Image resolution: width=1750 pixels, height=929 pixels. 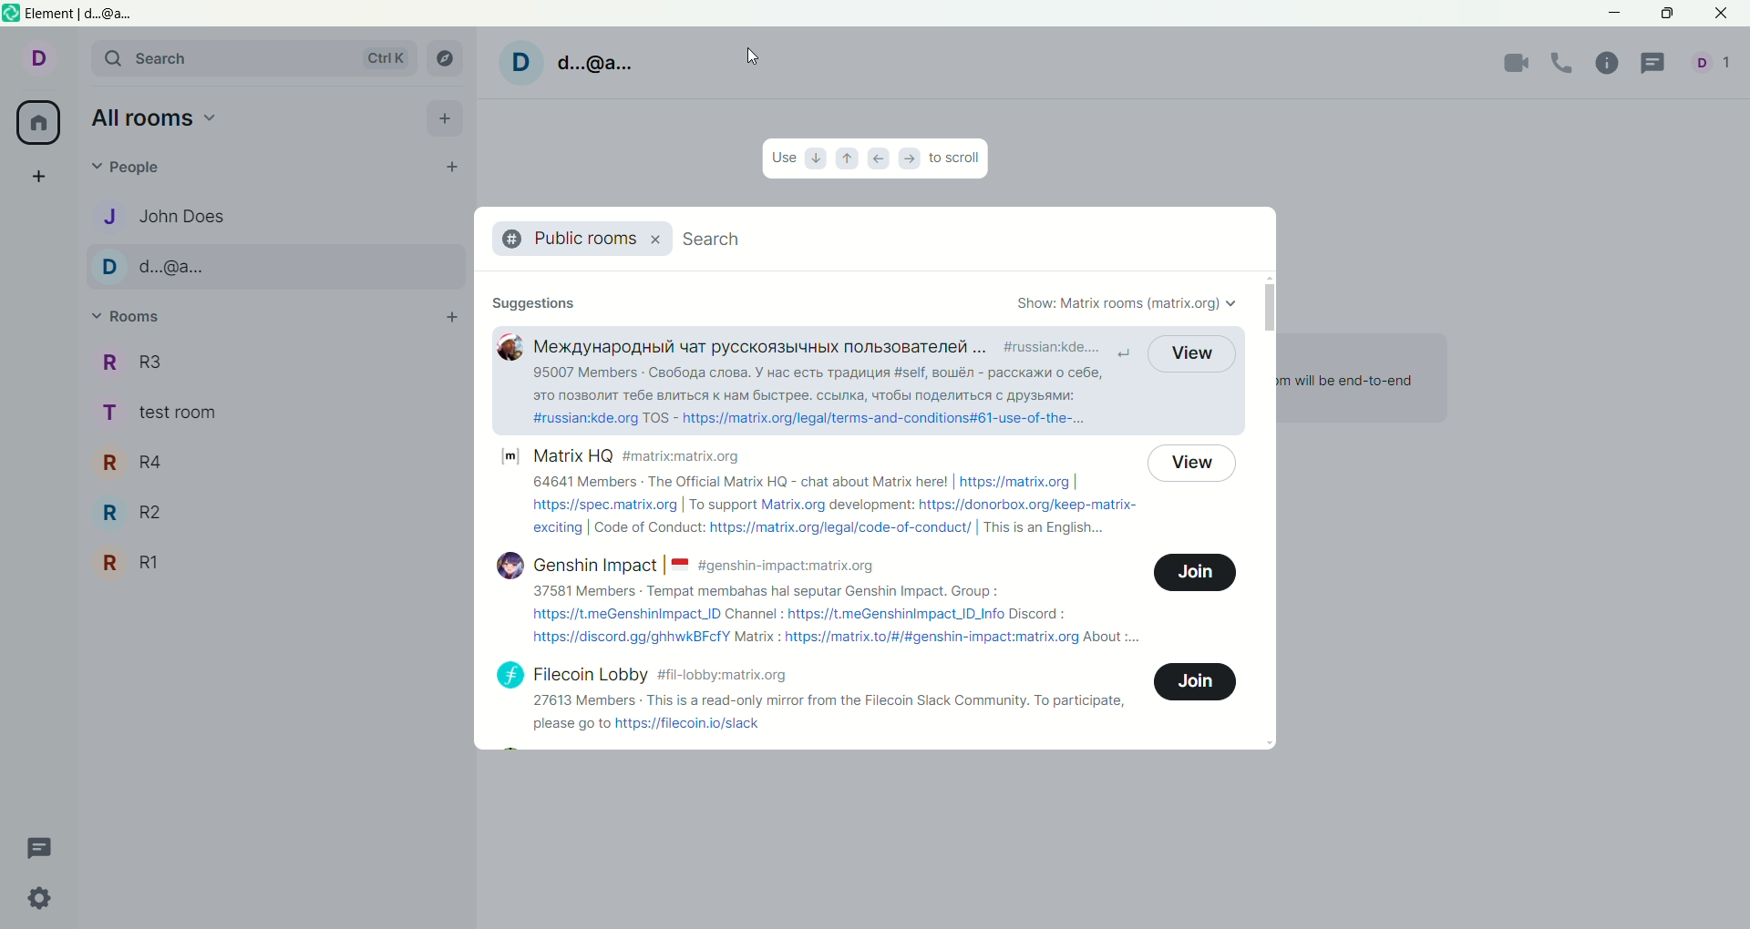 What do you see at coordinates (765, 591) in the screenshot?
I see `37581 Members - Tempat membahas hal seputar Genshin Impact. Group :` at bounding box center [765, 591].